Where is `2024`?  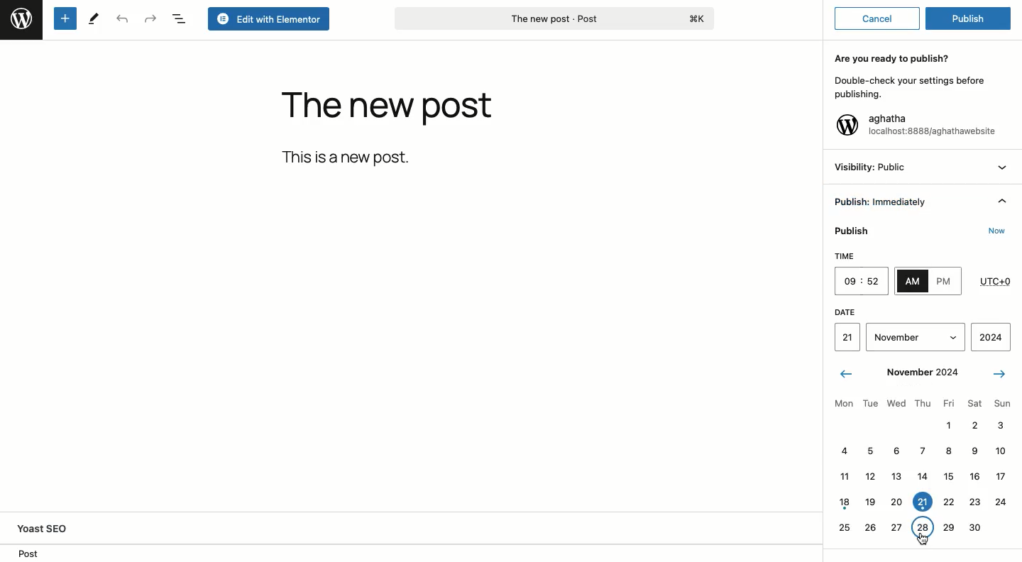 2024 is located at coordinates (991, 338).